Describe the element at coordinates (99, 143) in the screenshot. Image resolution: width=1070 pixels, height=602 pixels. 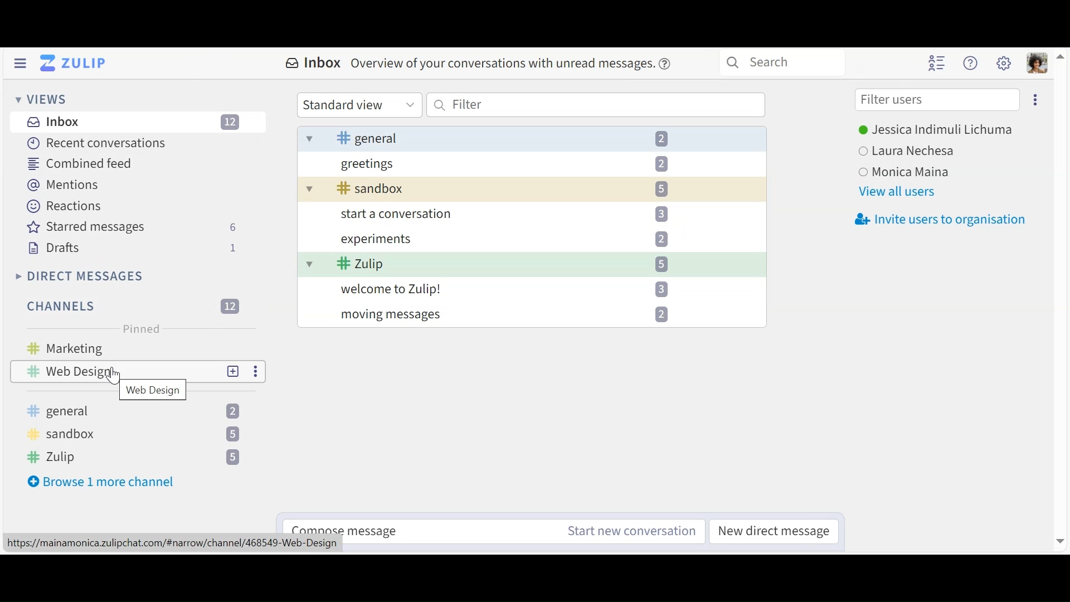
I see `Recent Conversations` at that location.